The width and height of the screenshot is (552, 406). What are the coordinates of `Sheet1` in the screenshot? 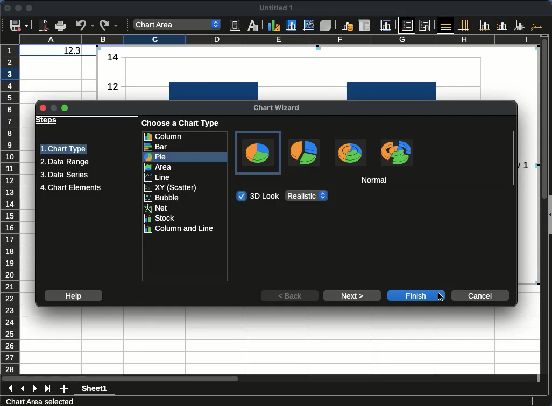 It's located at (95, 389).